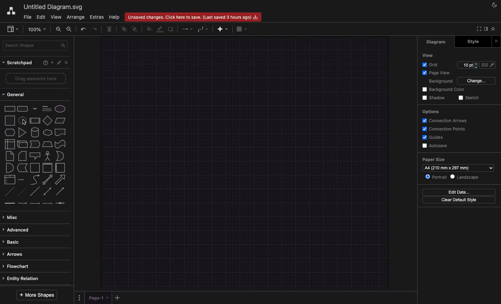  I want to click on Basic, so click(13, 242).